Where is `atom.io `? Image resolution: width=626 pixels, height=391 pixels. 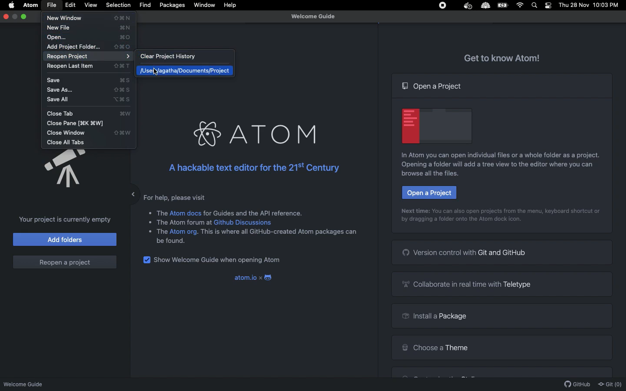 atom.io  is located at coordinates (244, 278).